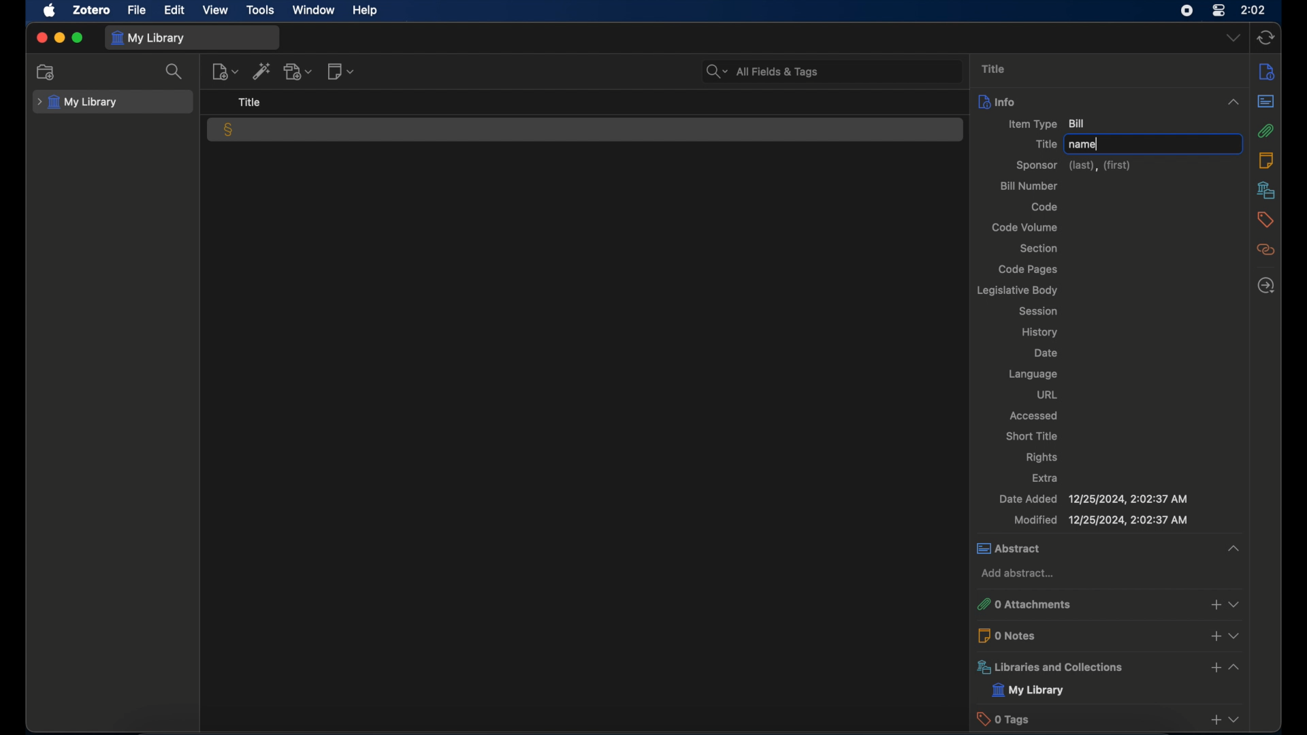  I want to click on extra, so click(1045, 478).